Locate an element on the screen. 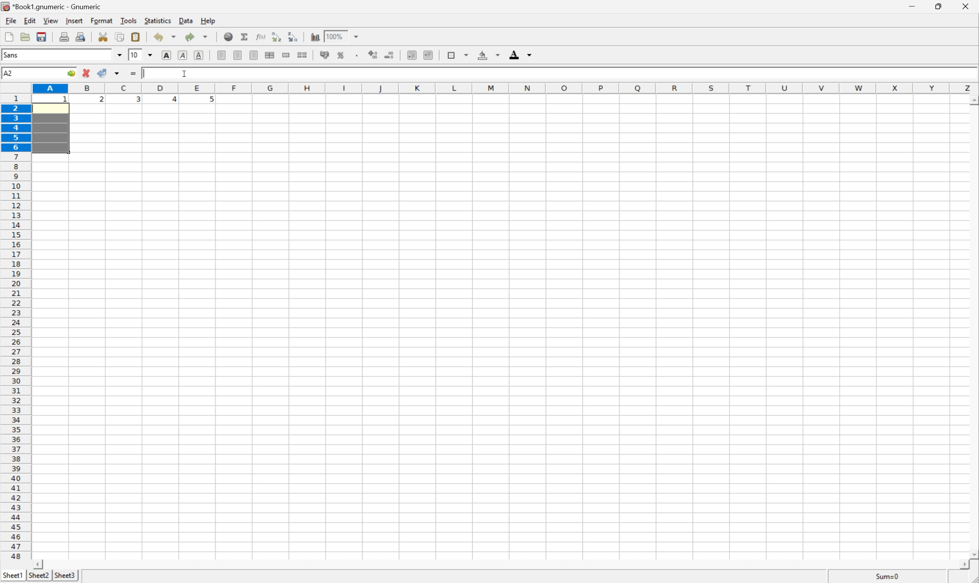  10 is located at coordinates (135, 55).